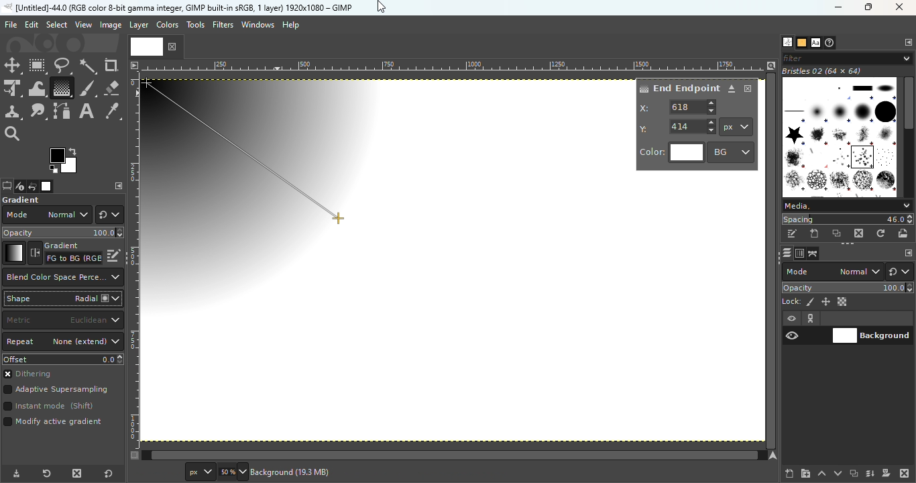  Describe the element at coordinates (736, 127) in the screenshot. I see `Ruler measurement` at that location.